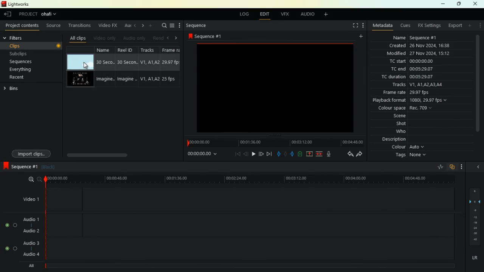 This screenshot has width=484, height=272. I want to click on timeline, so click(272, 142).